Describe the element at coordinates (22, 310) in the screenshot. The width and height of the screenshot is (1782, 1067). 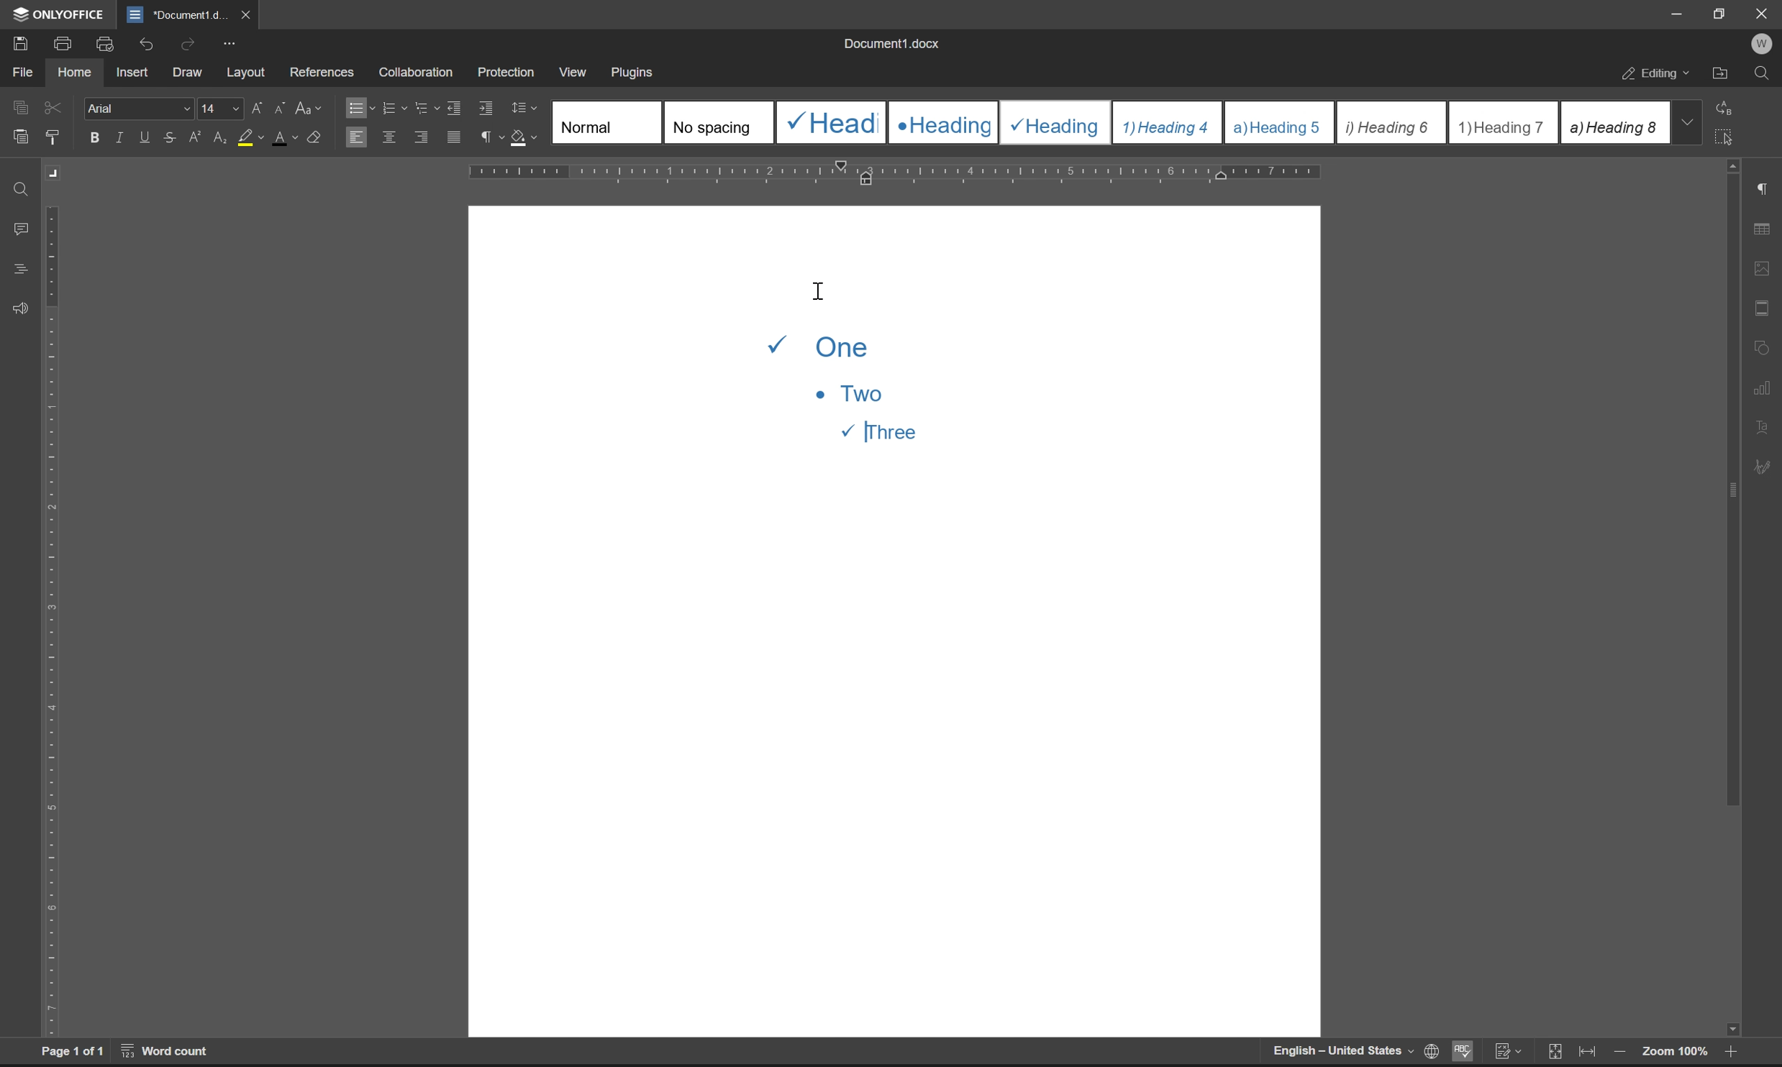
I see `feedback & support` at that location.